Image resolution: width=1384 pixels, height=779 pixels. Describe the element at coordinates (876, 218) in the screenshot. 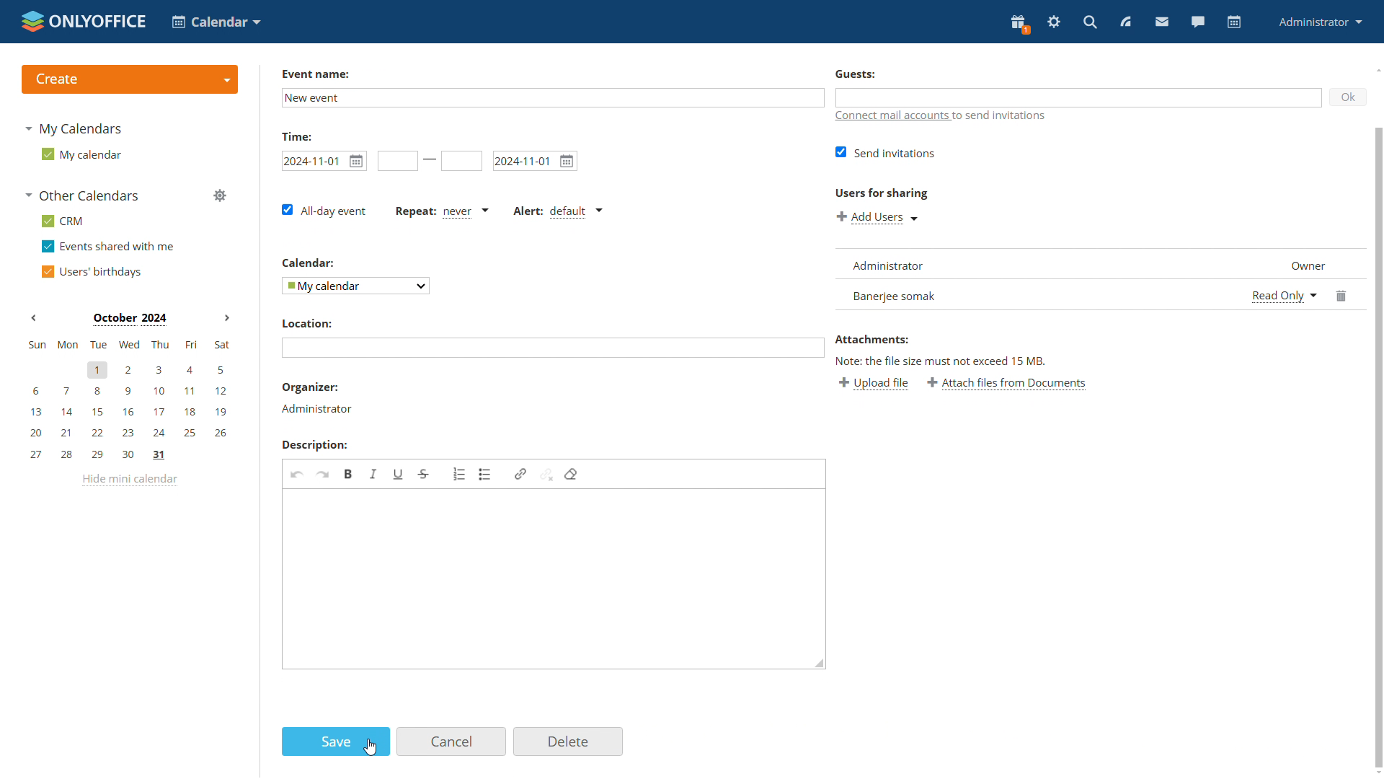

I see `add users` at that location.